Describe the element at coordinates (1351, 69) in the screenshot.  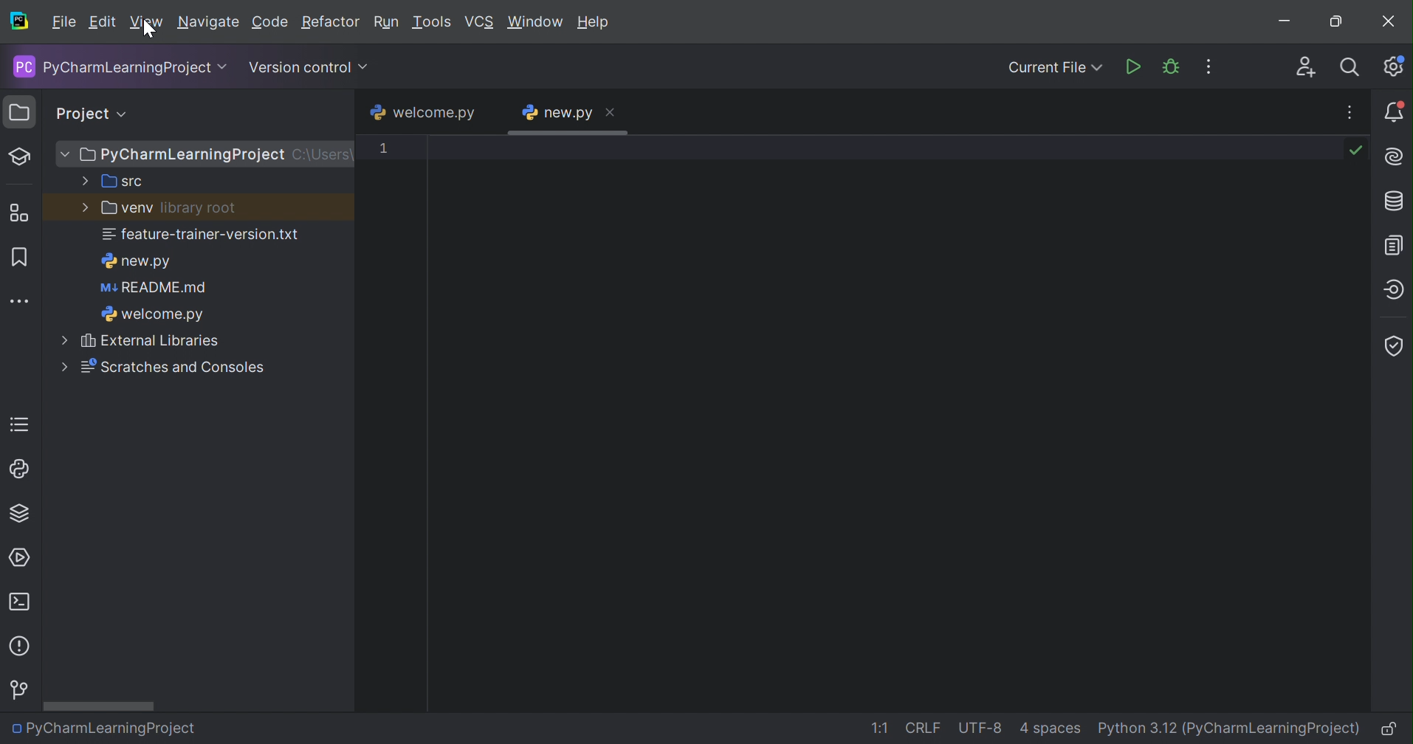
I see `Search everywhere` at that location.